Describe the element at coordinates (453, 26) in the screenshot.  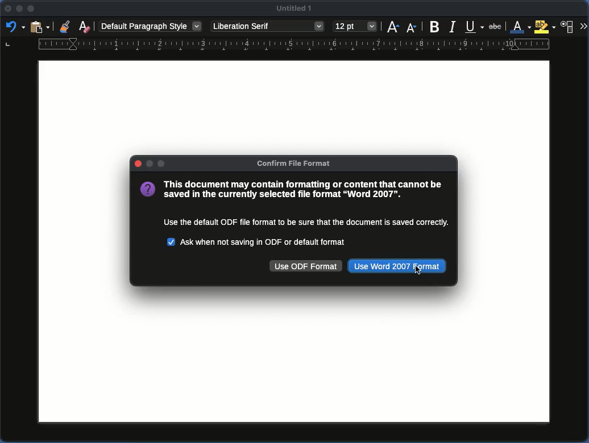
I see `Italics` at that location.